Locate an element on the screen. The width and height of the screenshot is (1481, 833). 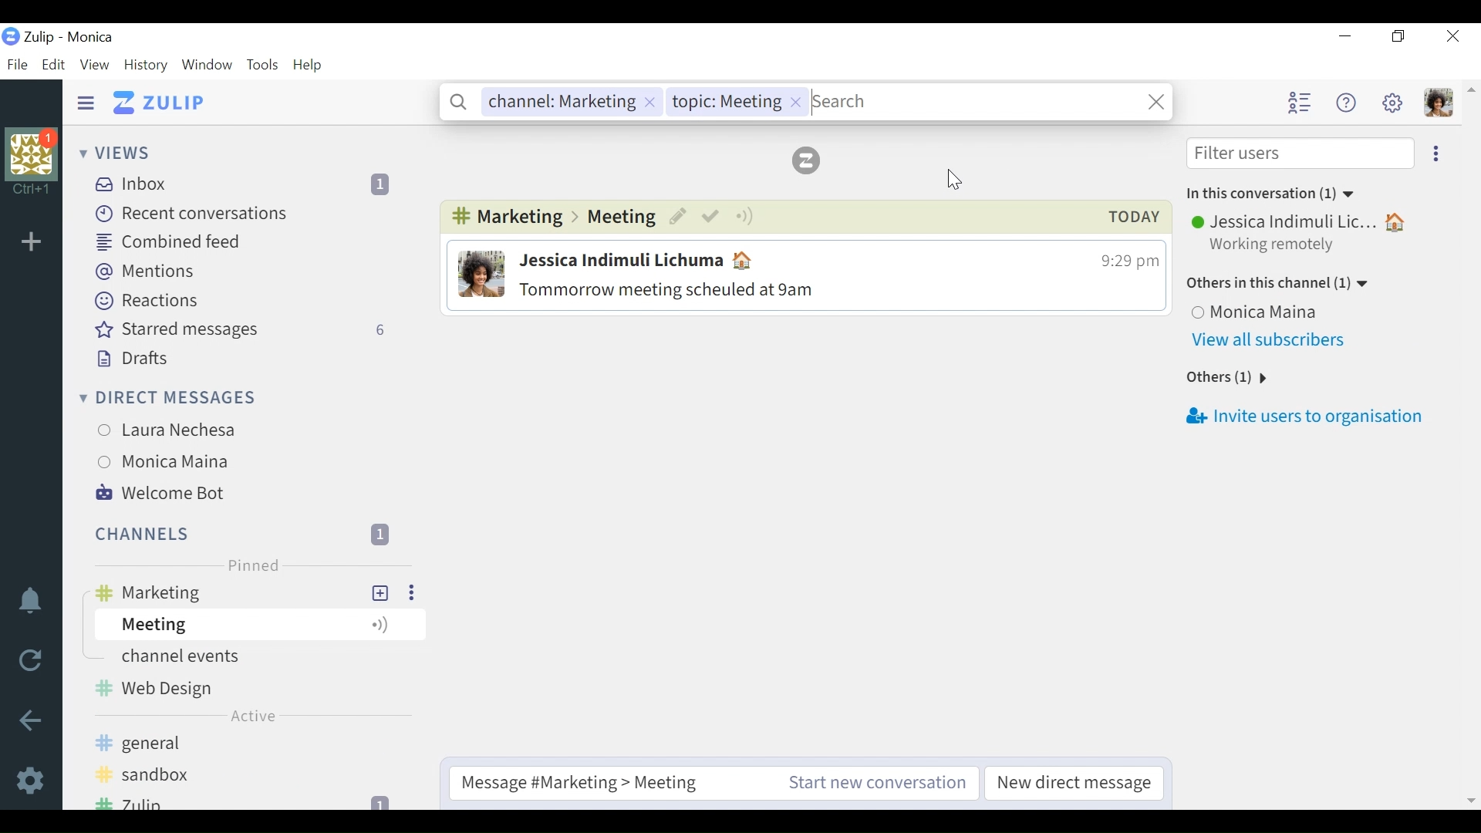
Monica Maina is located at coordinates (206, 464).